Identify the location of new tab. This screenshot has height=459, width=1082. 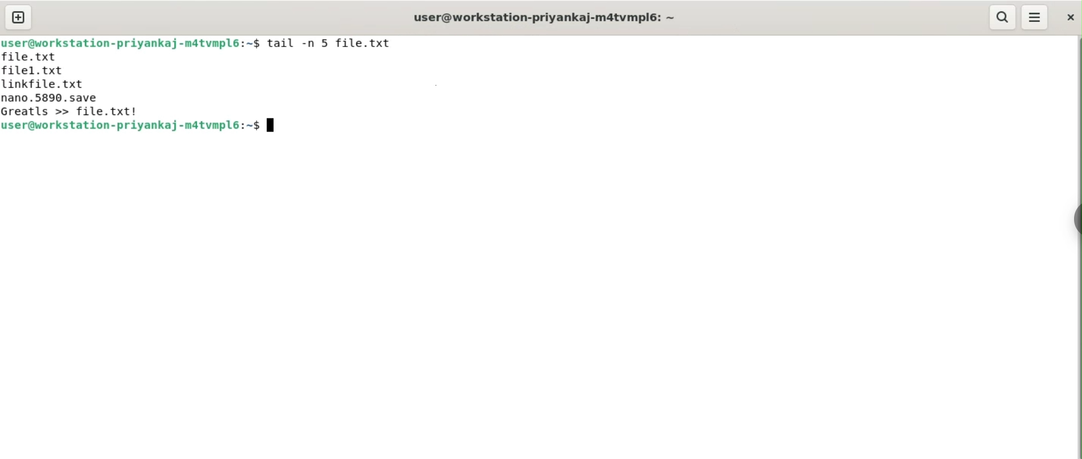
(19, 18).